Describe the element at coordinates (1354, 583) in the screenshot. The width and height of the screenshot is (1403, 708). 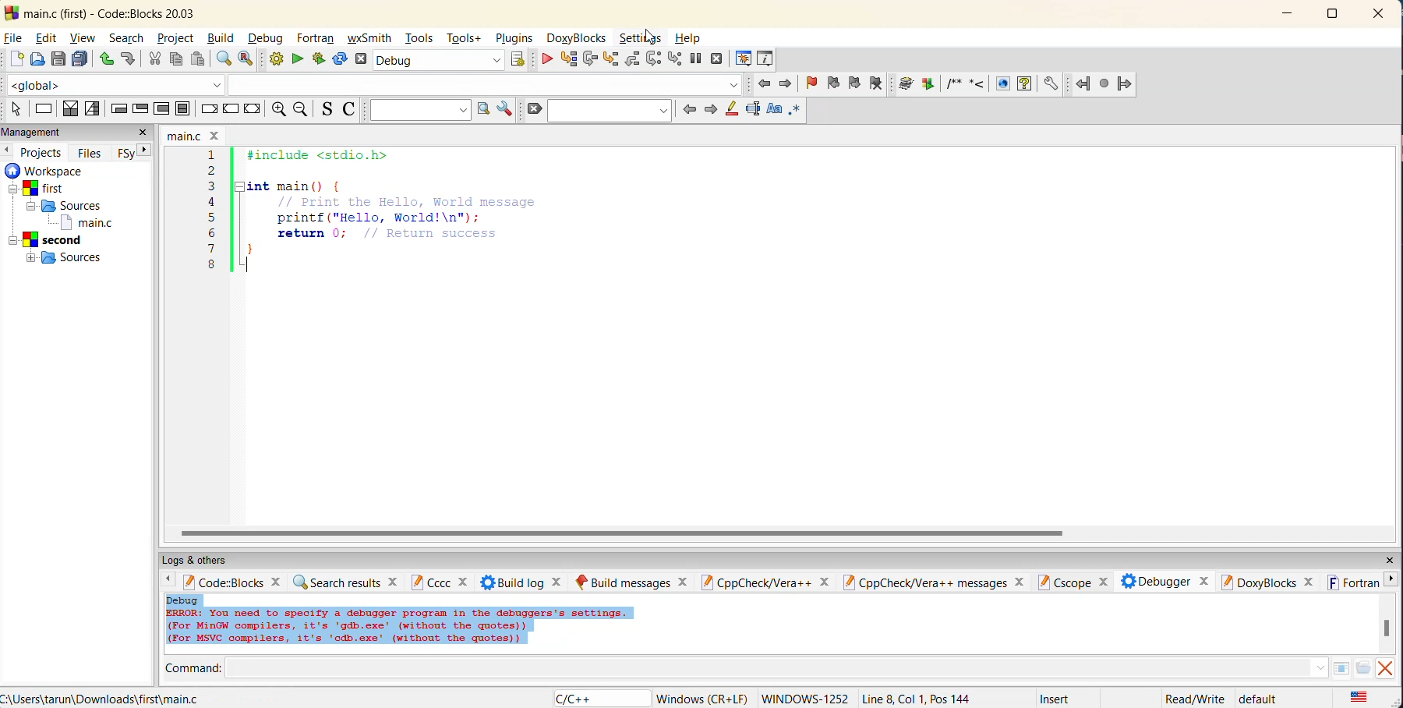
I see `fortran info` at that location.